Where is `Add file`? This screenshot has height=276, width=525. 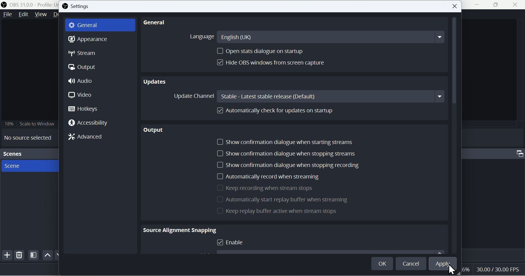 Add file is located at coordinates (7, 255).